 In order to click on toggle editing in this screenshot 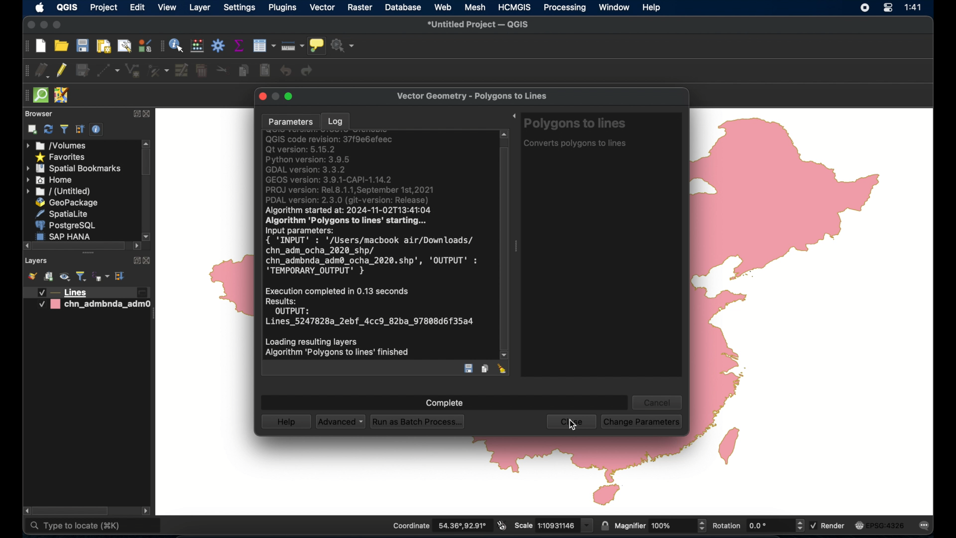, I will do `click(61, 71)`.